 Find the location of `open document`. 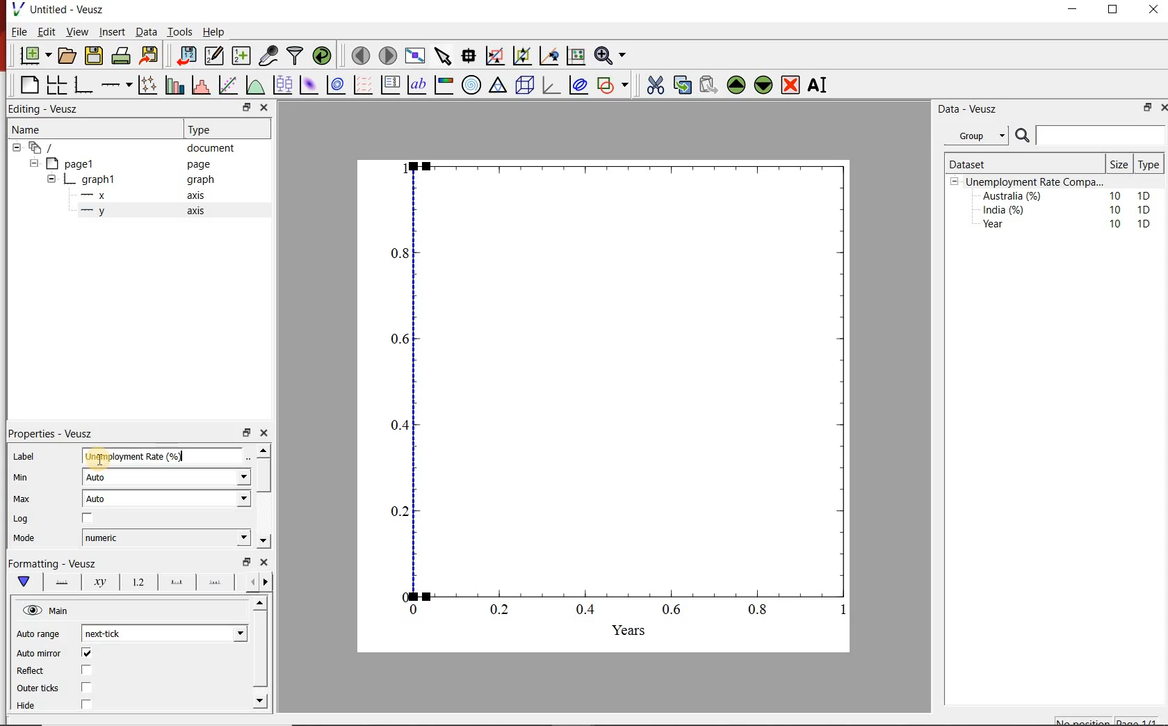

open document is located at coordinates (68, 56).